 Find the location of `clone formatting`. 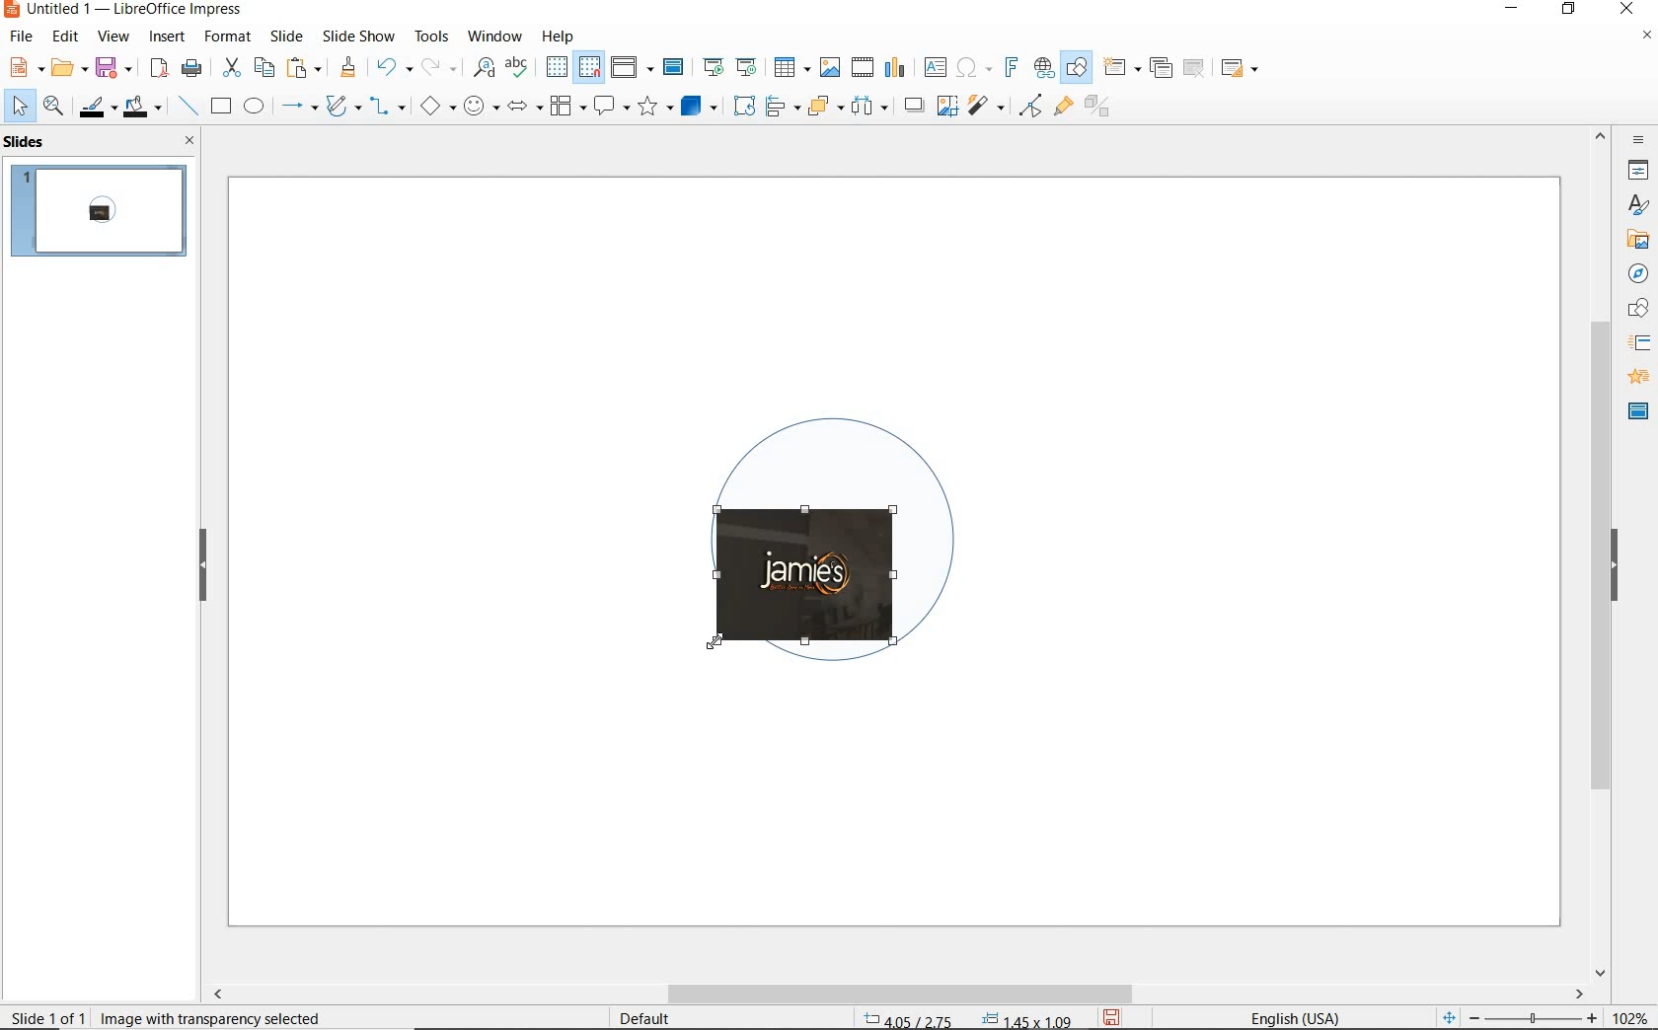

clone formatting is located at coordinates (348, 68).